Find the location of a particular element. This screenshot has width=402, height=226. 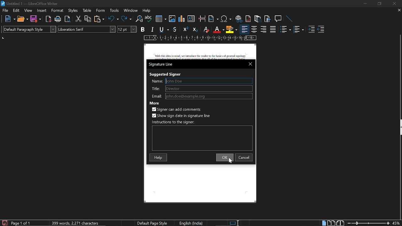

insert chart is located at coordinates (182, 19).